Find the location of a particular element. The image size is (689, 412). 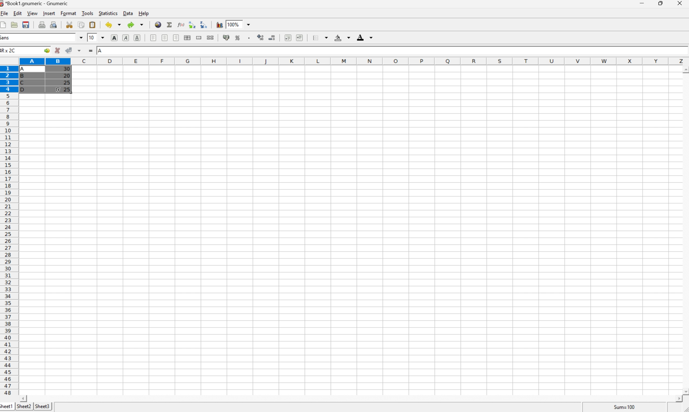

Accept changes in multiple cells is located at coordinates (80, 50).